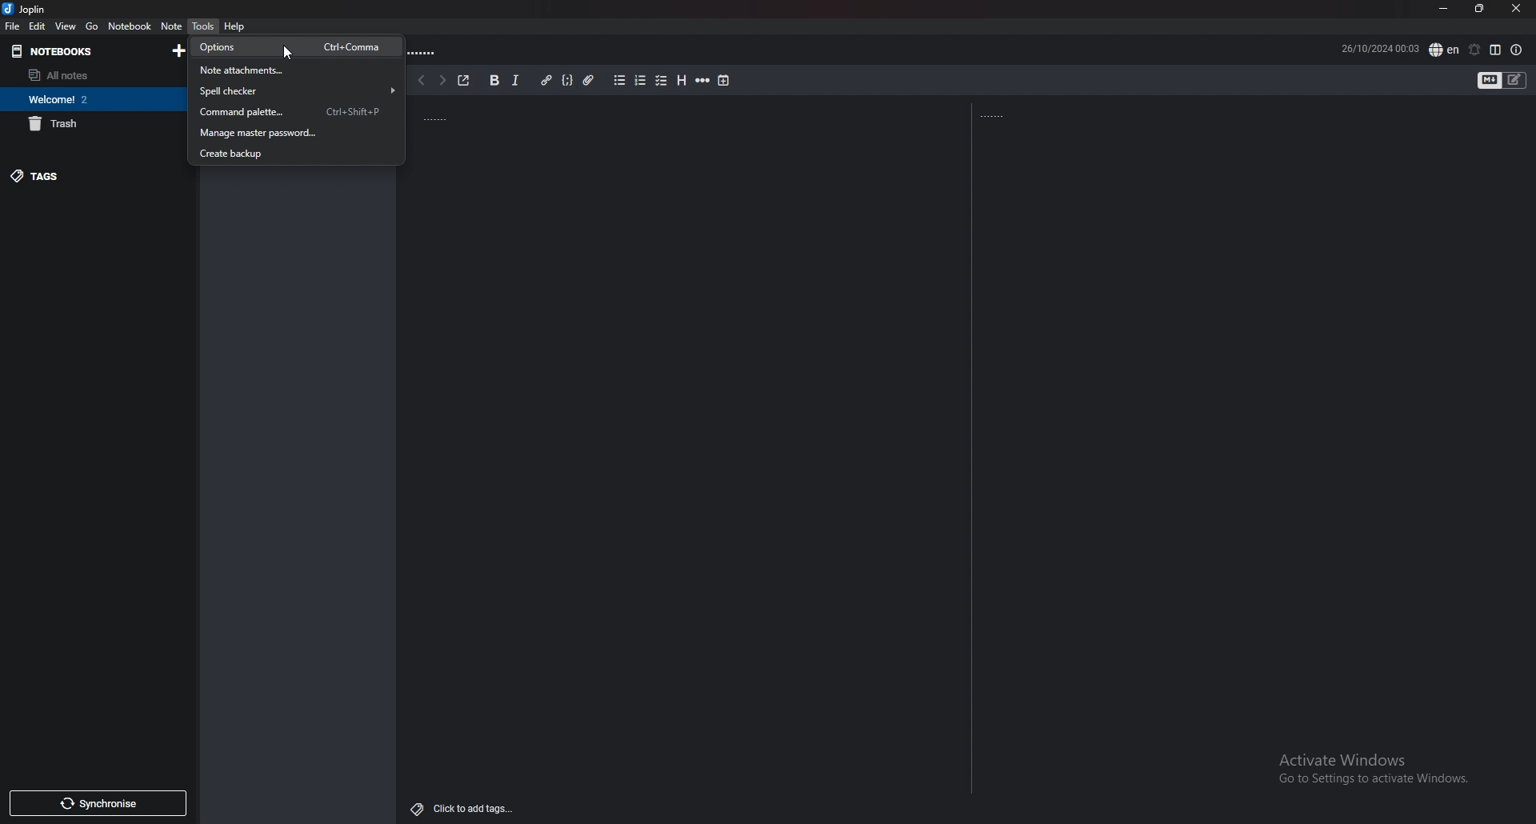 The height and width of the screenshot is (824, 1536). I want to click on add time, so click(725, 82).